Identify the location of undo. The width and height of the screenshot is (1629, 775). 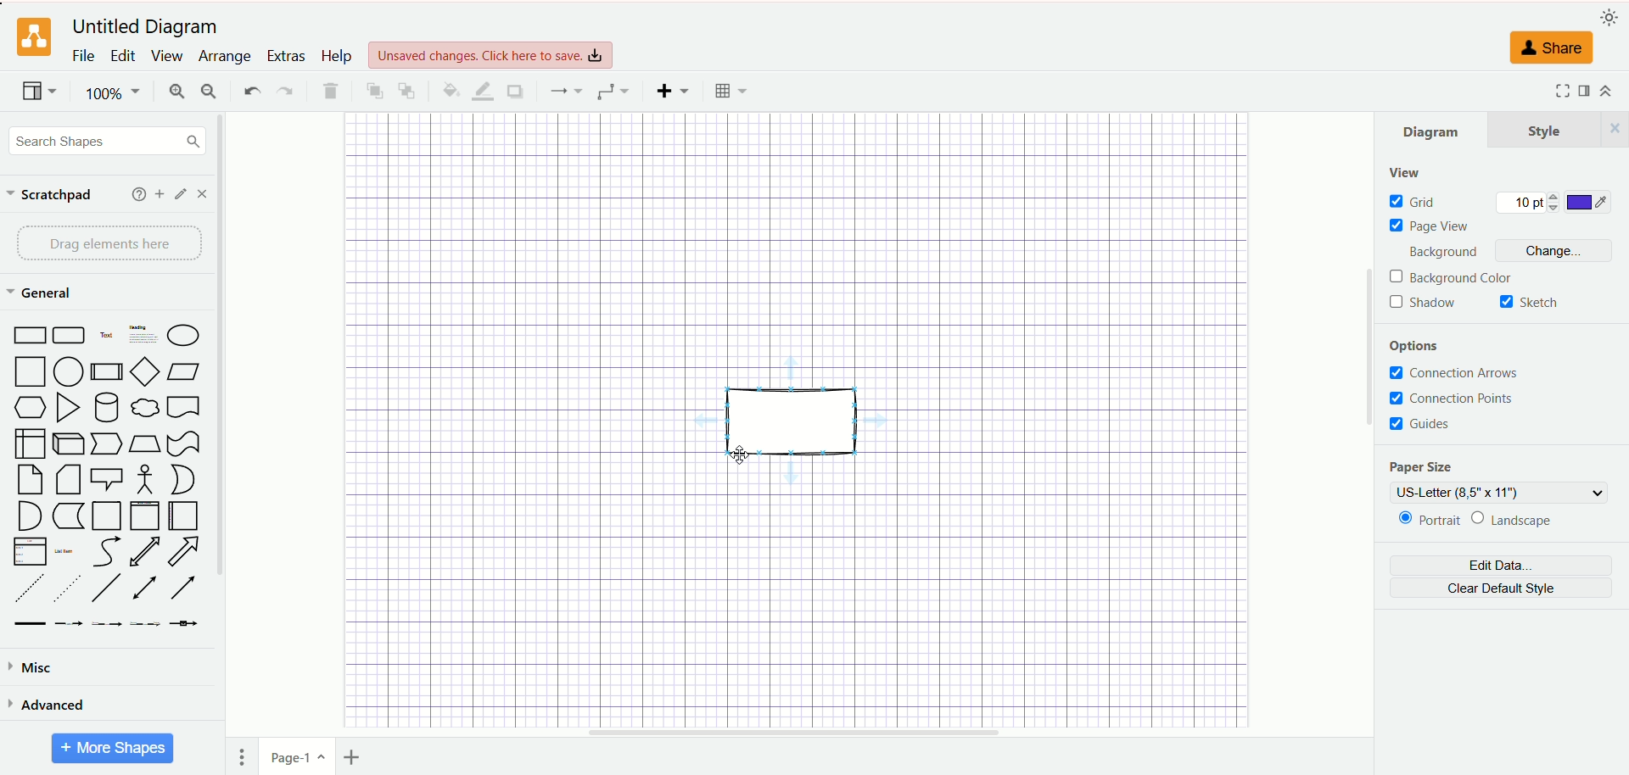
(250, 90).